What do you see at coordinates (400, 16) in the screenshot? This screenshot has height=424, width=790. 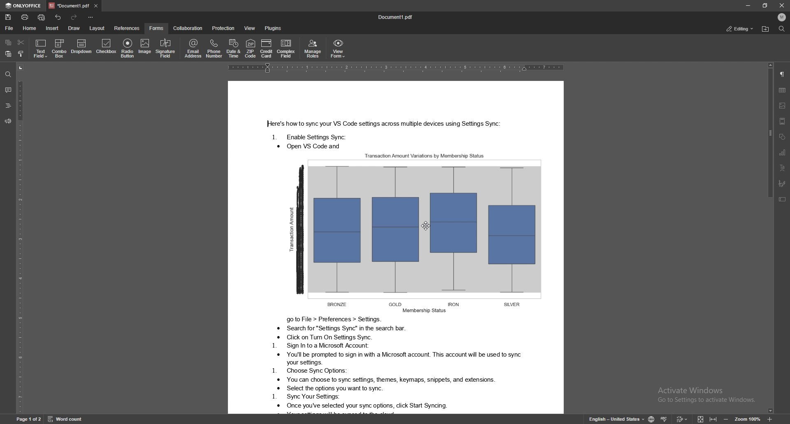 I see `docuement` at bounding box center [400, 16].